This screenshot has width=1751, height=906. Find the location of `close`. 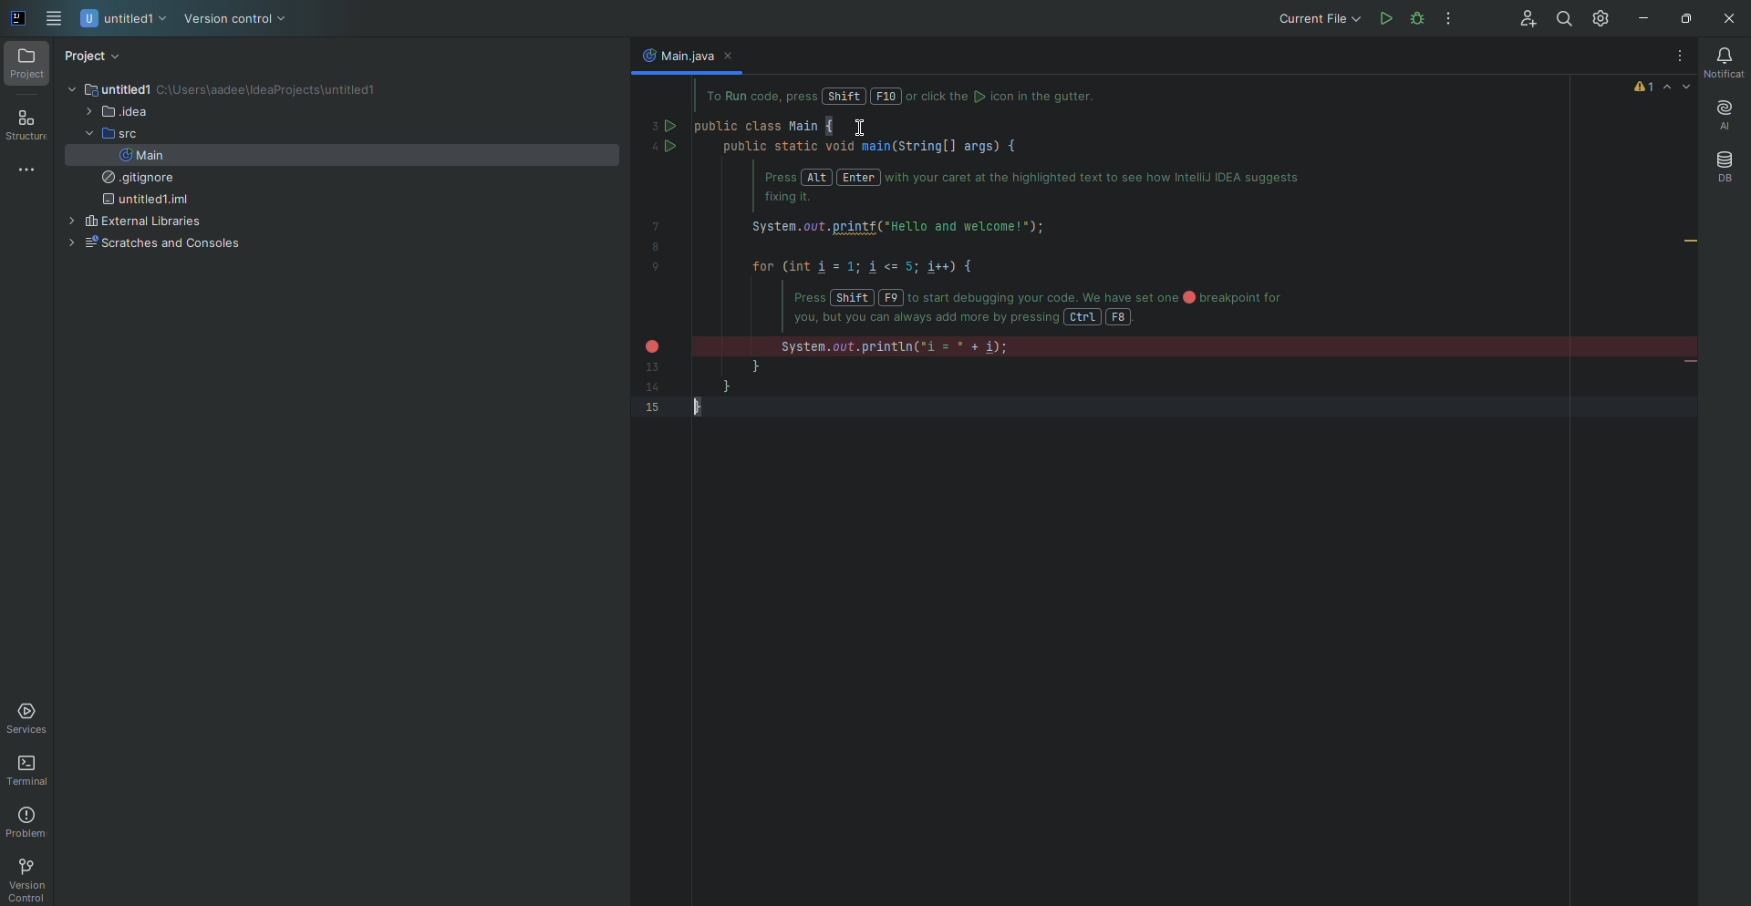

close is located at coordinates (734, 57).